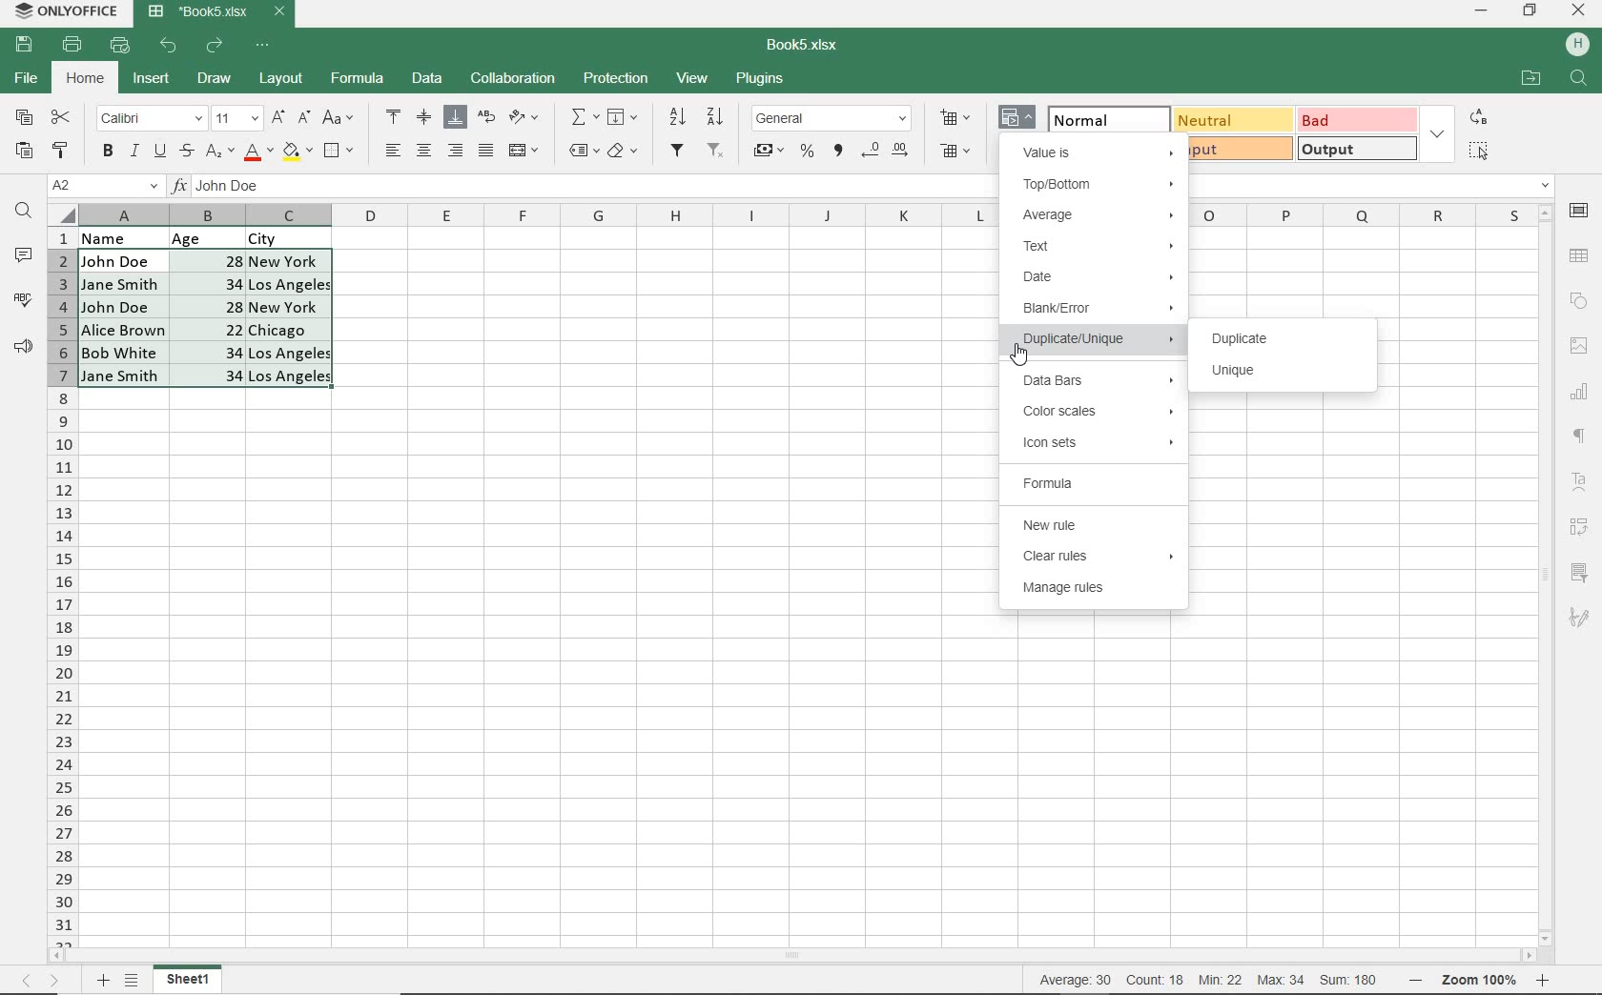 Image resolution: width=1602 pixels, height=995 pixels. Describe the element at coordinates (1579, 79) in the screenshot. I see `Search` at that location.